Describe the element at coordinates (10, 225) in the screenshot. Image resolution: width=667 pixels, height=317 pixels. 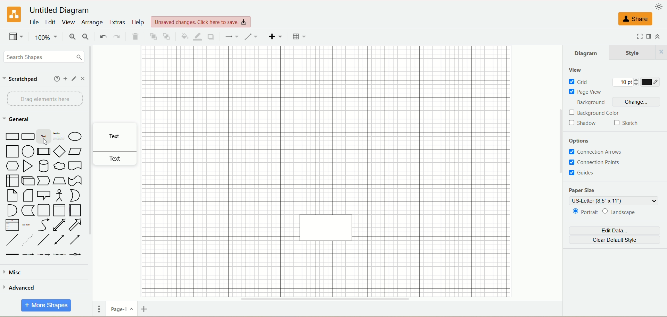
I see `list` at that location.